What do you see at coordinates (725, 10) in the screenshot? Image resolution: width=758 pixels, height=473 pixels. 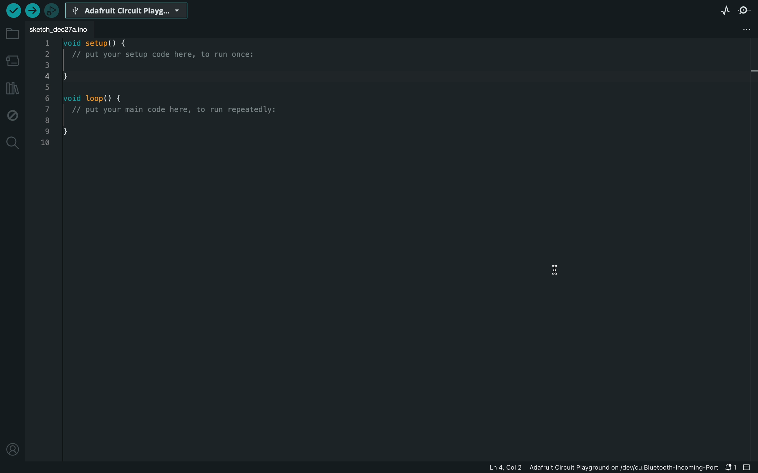 I see `serial plotter` at bounding box center [725, 10].